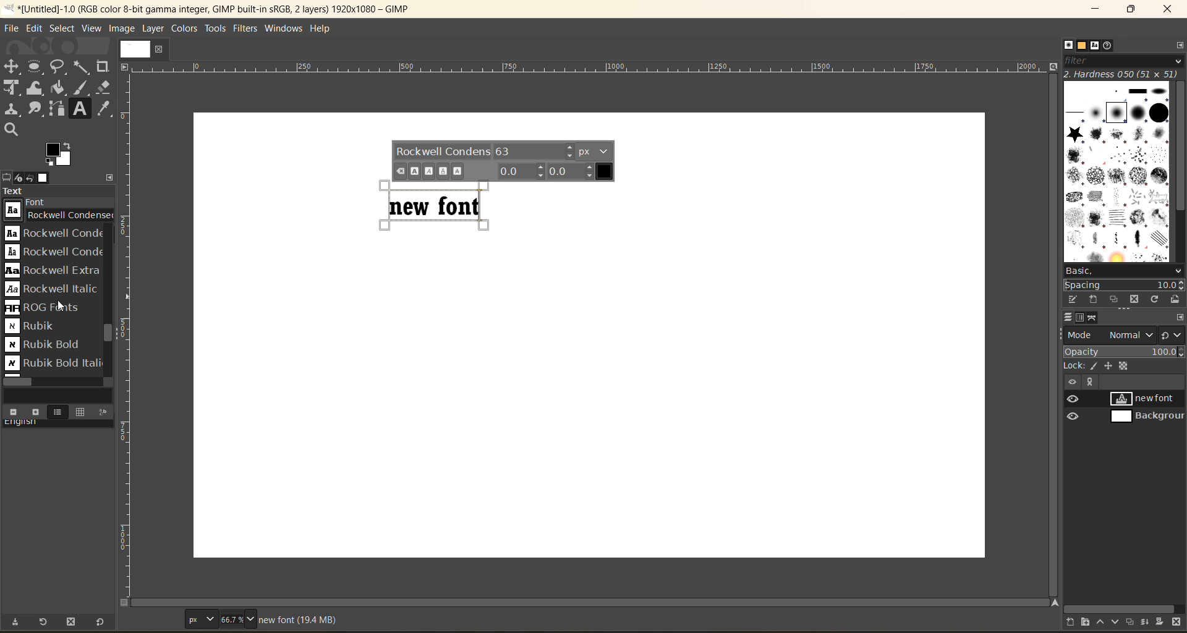 This screenshot has height=633, width=1187. I want to click on change foreground/background color, so click(60, 155).